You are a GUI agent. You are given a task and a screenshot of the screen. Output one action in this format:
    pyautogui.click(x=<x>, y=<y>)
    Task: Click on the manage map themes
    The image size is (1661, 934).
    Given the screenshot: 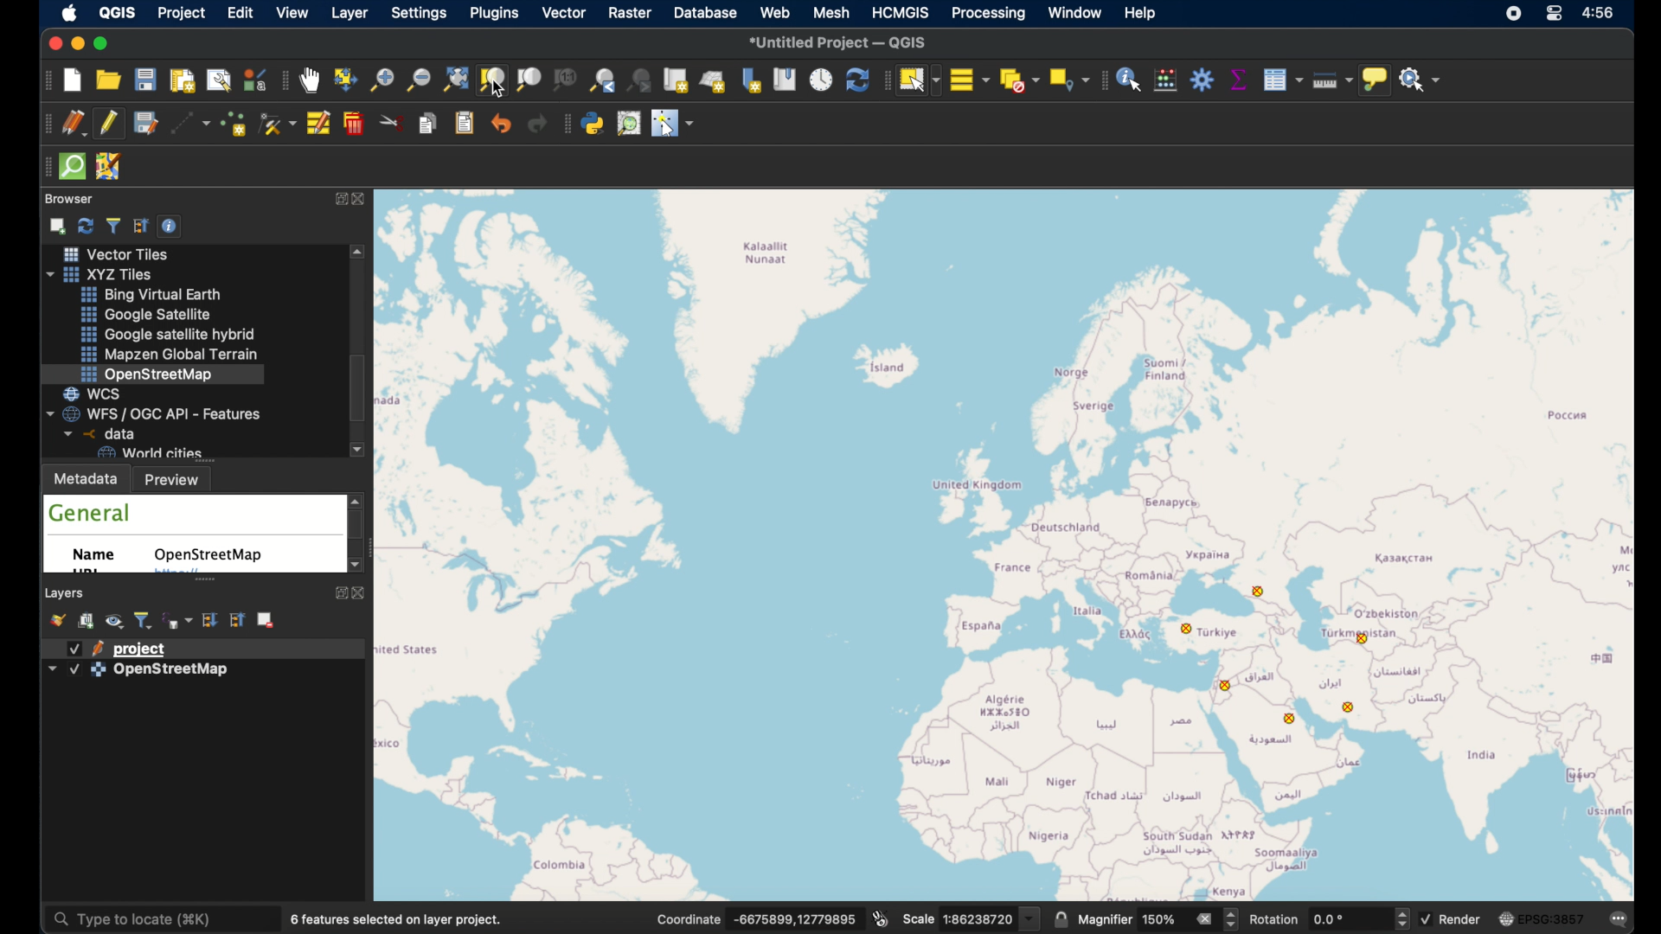 What is the action you would take?
    pyautogui.click(x=117, y=623)
    